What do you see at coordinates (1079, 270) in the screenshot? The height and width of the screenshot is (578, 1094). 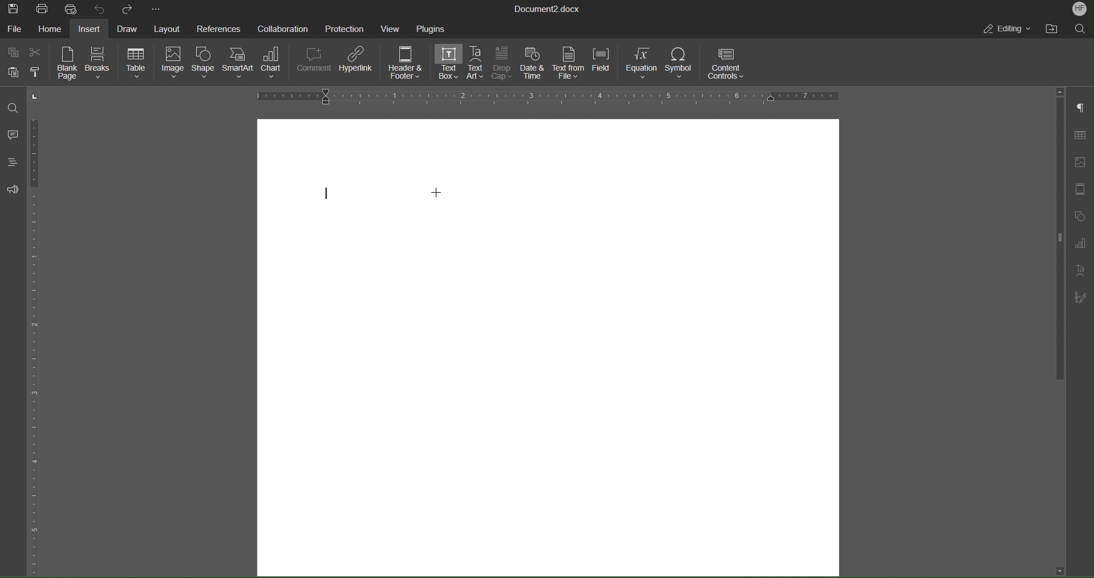 I see `Text Art` at bounding box center [1079, 270].